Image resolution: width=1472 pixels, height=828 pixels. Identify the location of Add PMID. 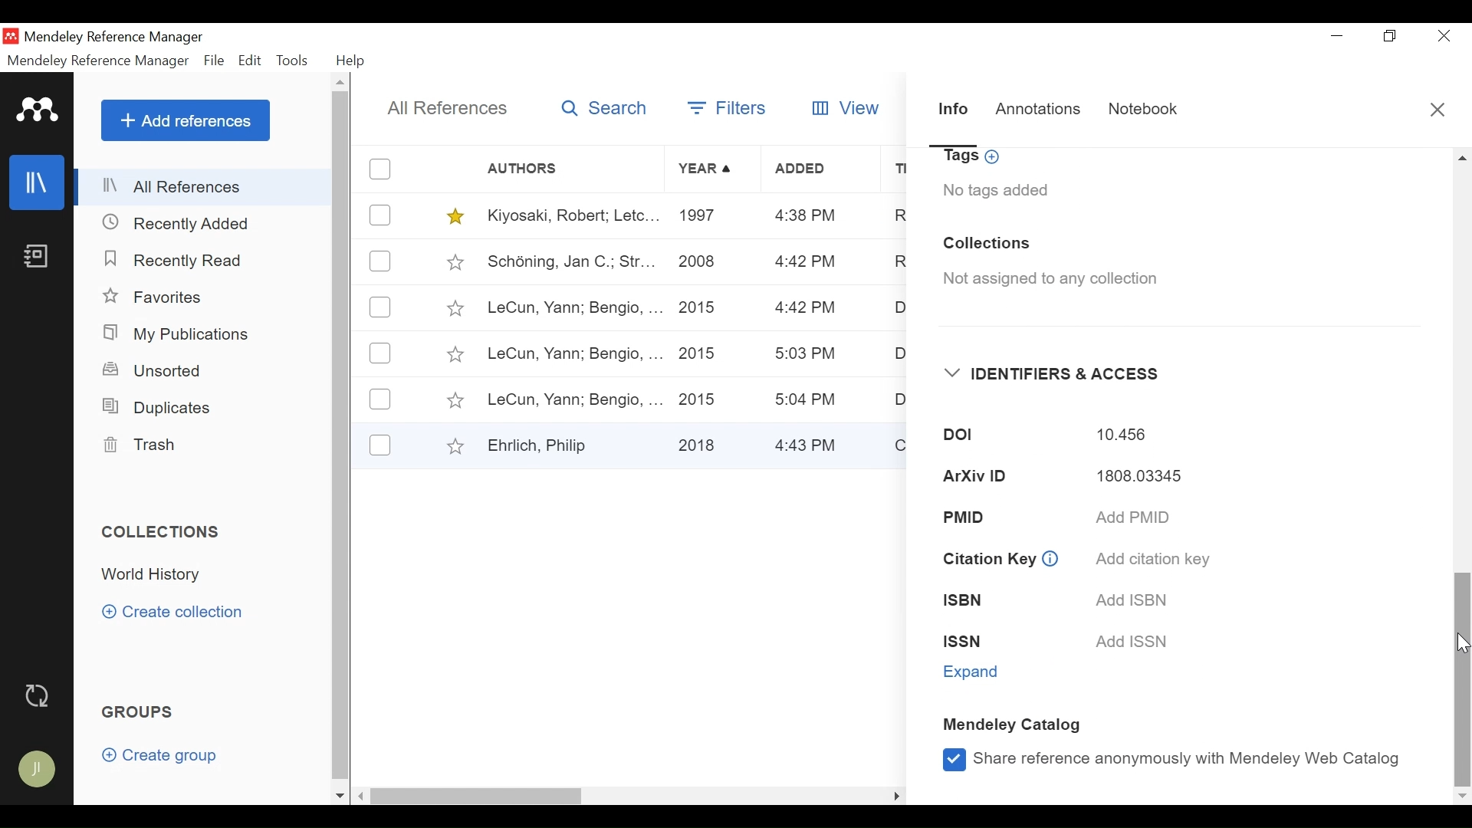
(1134, 519).